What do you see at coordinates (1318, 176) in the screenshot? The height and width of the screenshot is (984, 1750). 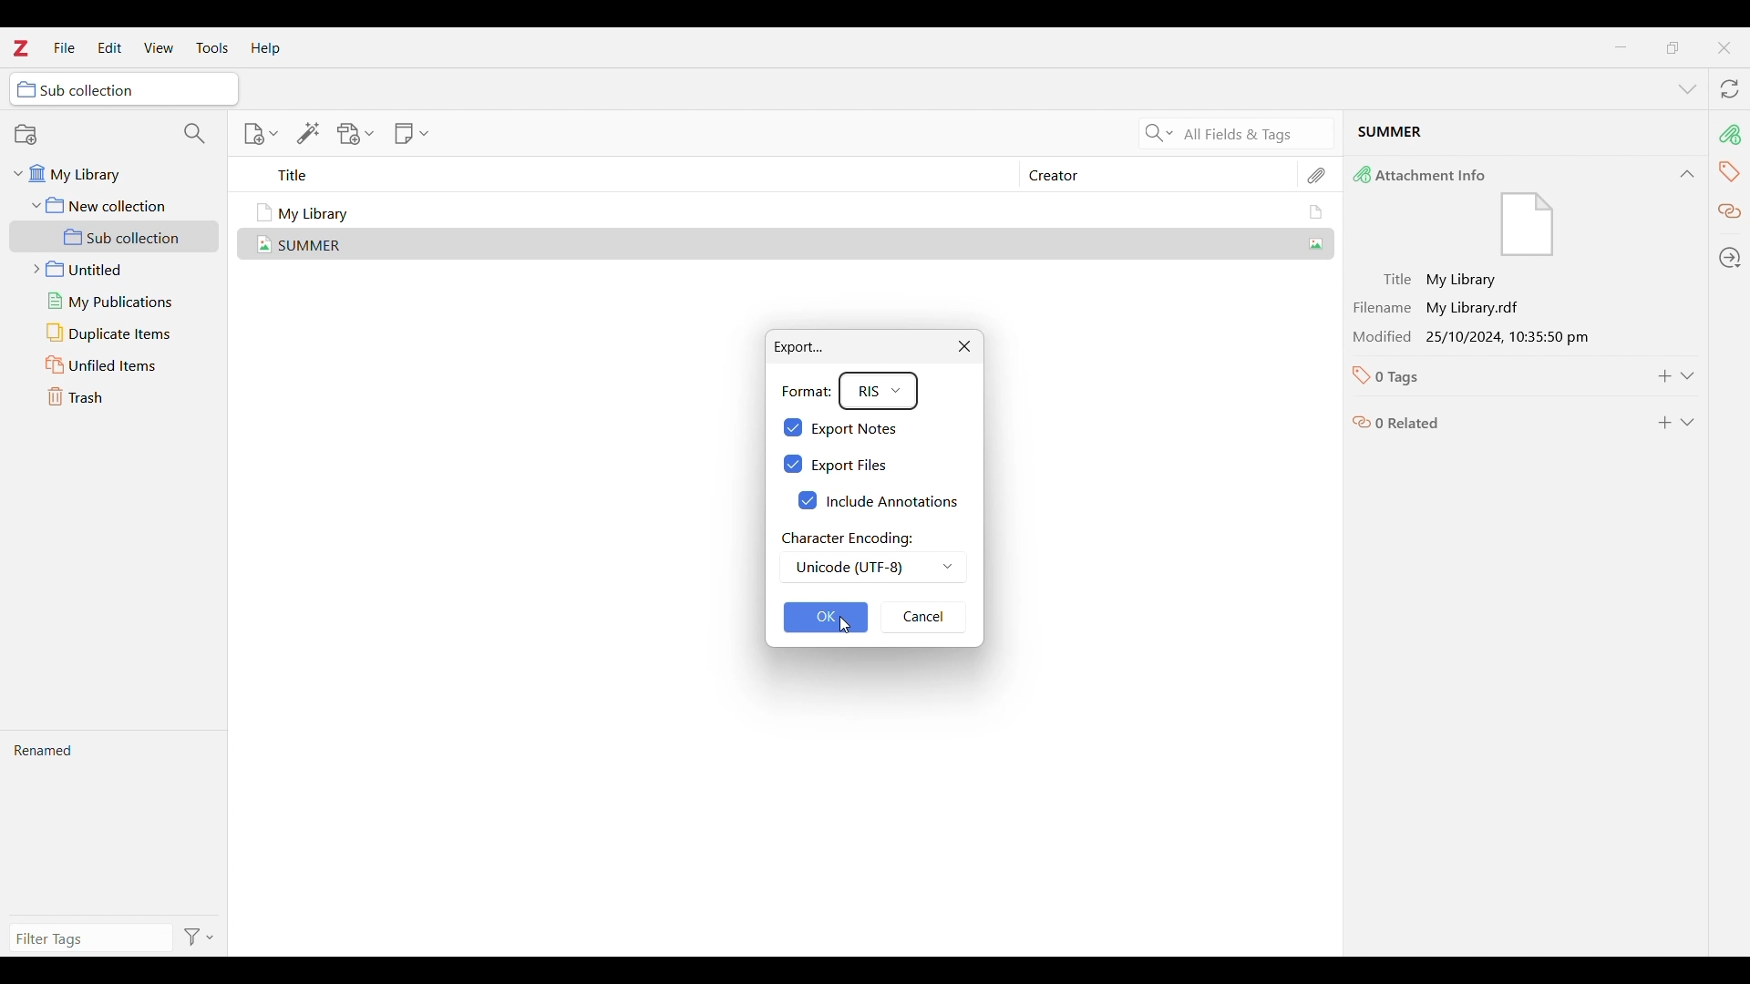 I see `Attachments` at bounding box center [1318, 176].